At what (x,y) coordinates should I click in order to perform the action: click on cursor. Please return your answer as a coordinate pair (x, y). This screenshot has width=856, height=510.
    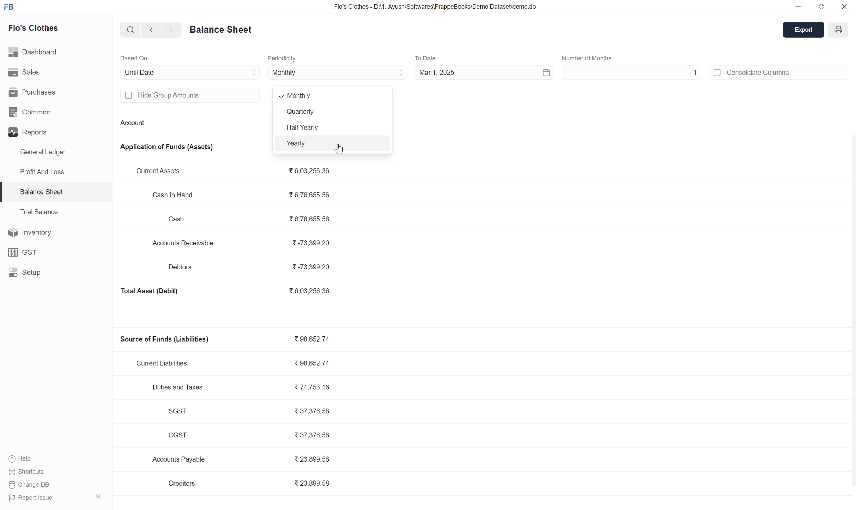
    Looking at the image, I should click on (340, 148).